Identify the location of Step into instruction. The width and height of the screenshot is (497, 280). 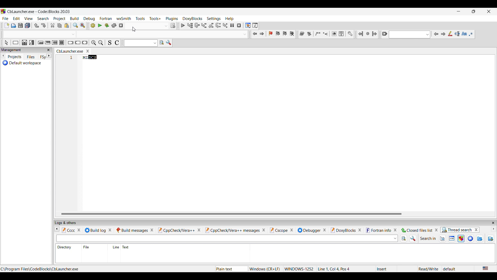
(225, 25).